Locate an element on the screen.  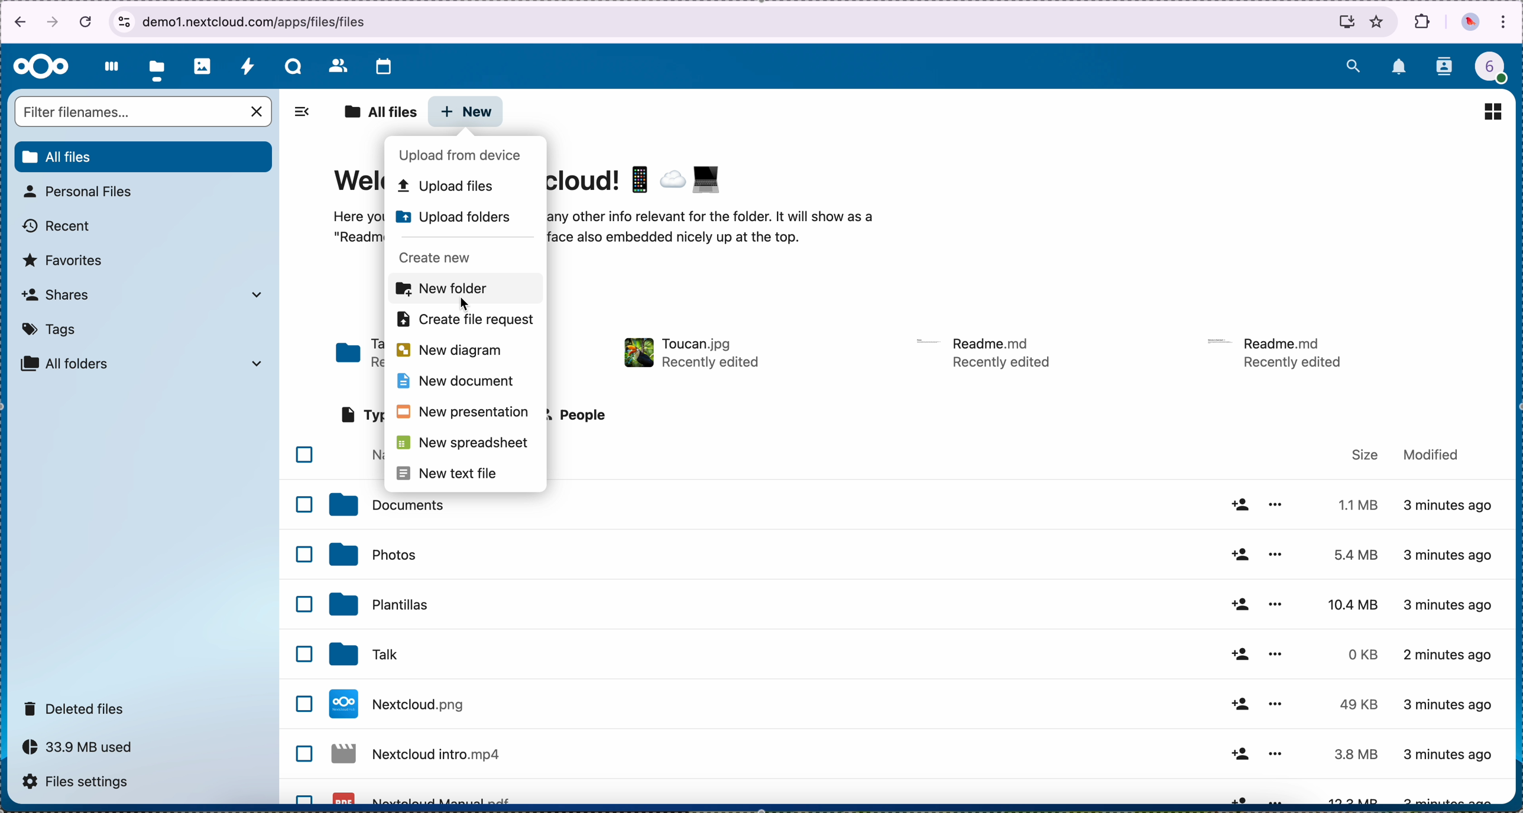
cursor is located at coordinates (467, 304).